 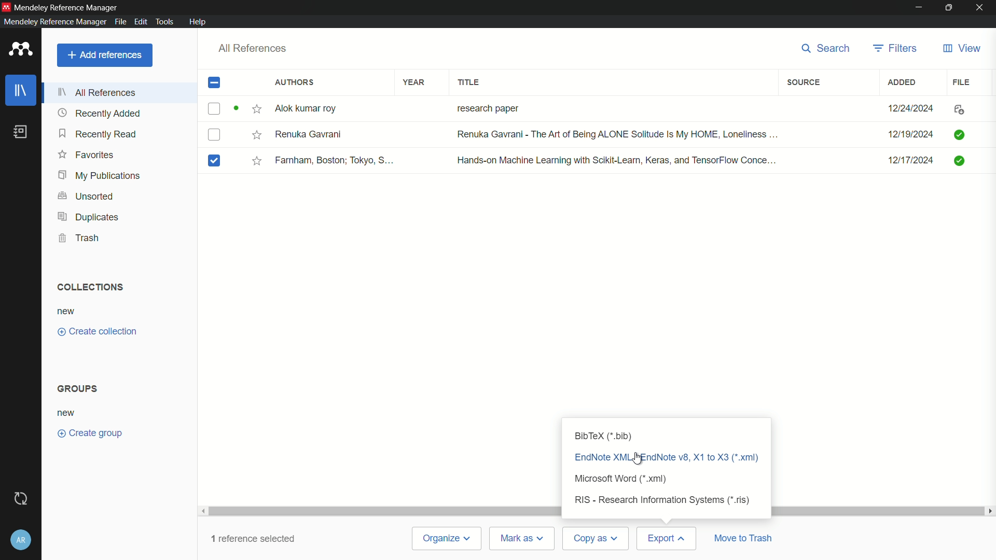 I want to click on all references, so click(x=253, y=48).